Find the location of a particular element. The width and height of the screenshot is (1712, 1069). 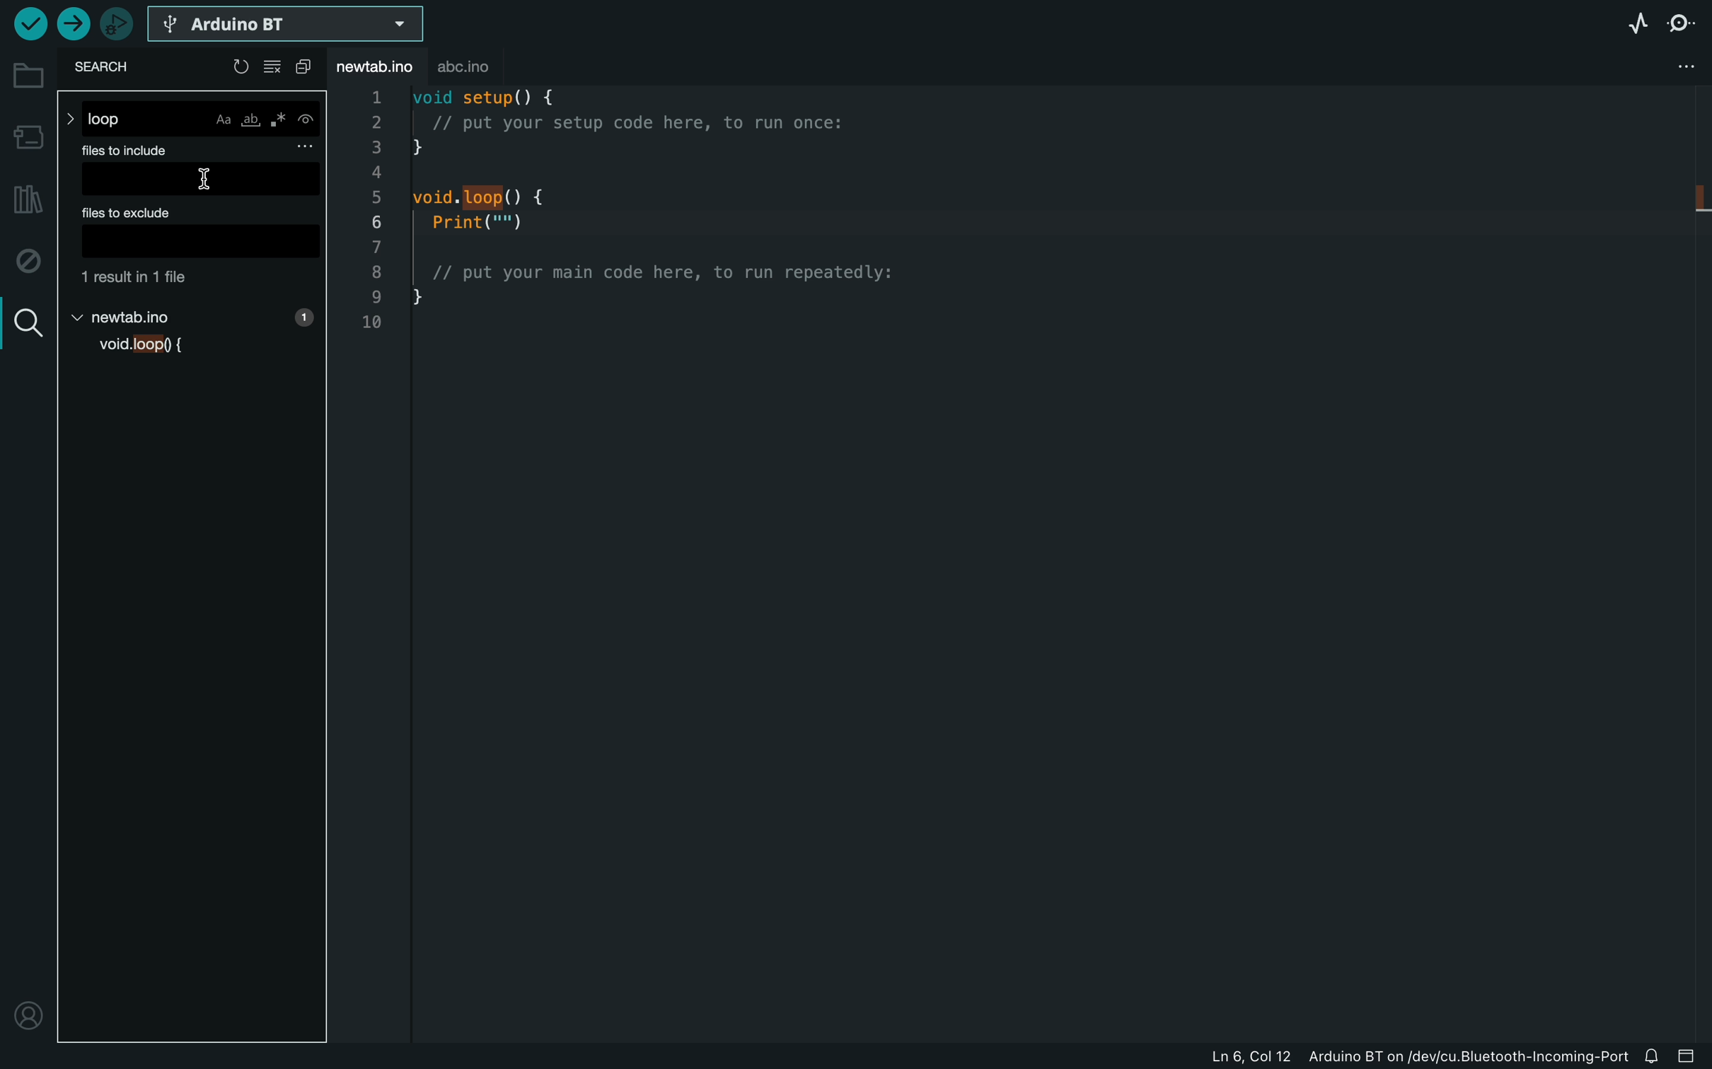

void setup() {// put your setup code here, to run once:}void. loop() {Print("")// put your main code here, to run repeatedly:} is located at coordinates (661, 221).